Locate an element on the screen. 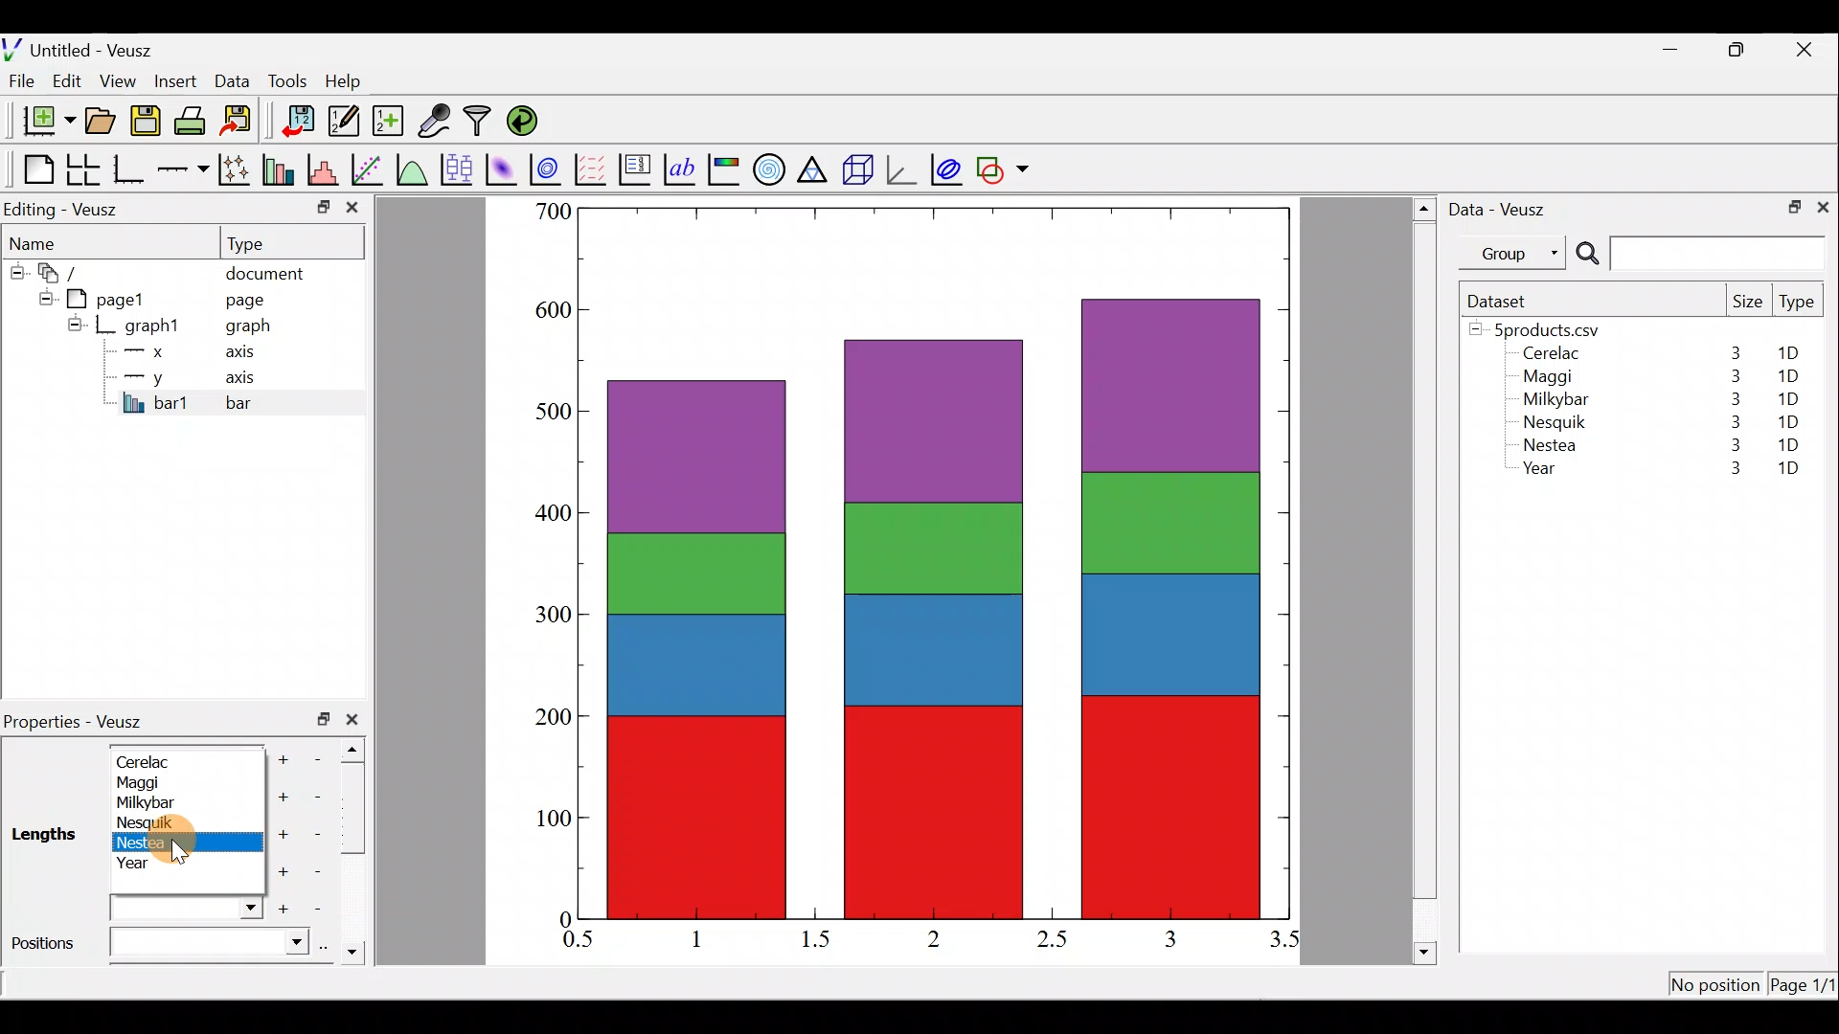 Image resolution: width=1839 pixels, height=1034 pixels. scroll bar is located at coordinates (358, 846).